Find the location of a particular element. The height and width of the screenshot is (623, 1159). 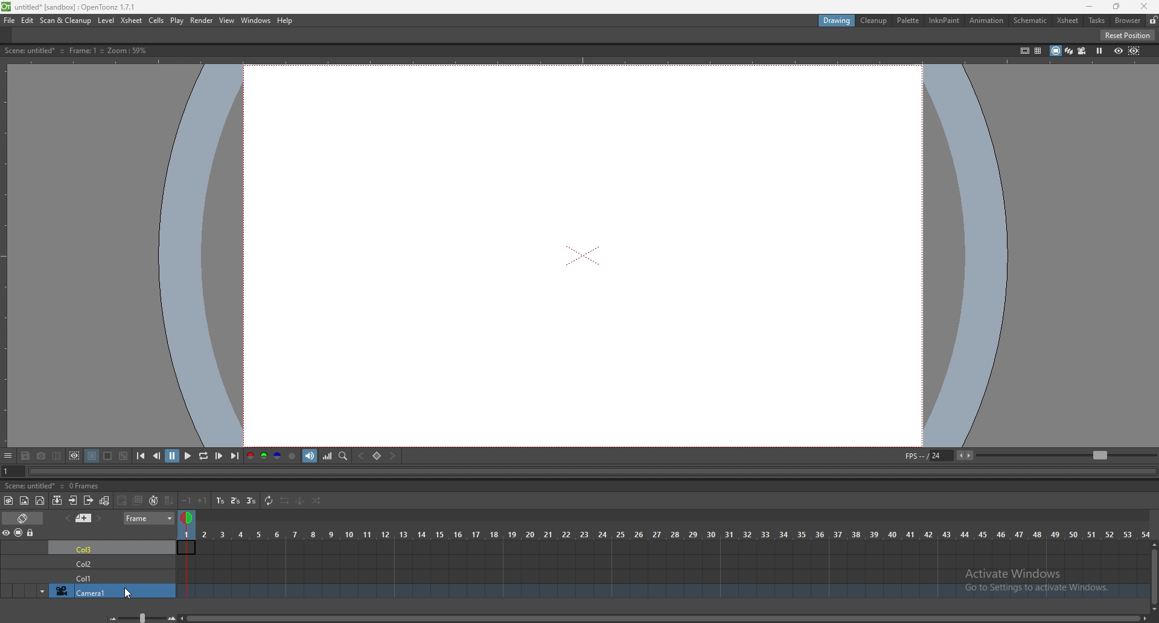

description is located at coordinates (54, 486).